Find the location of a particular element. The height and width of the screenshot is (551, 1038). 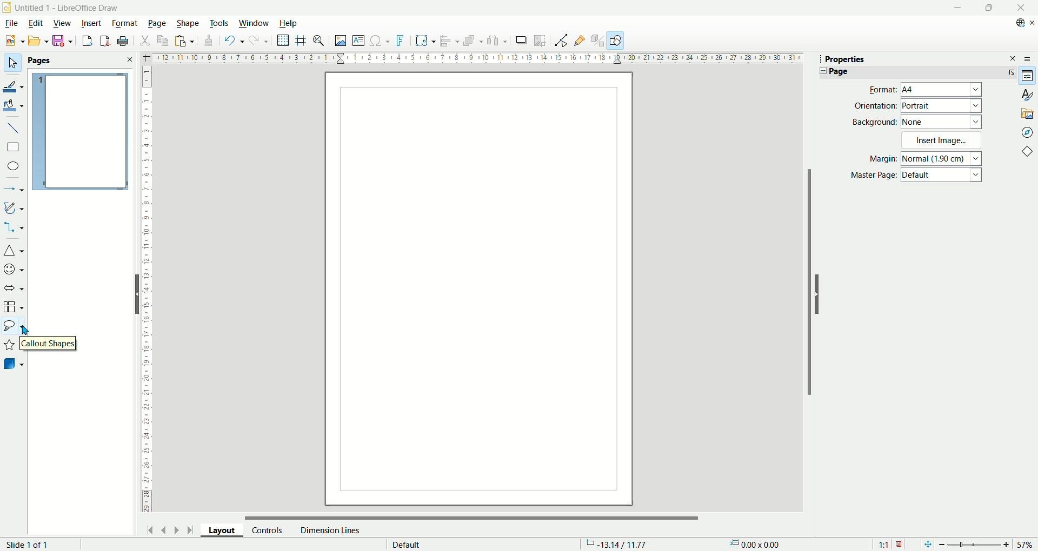

Close sidebar deck is located at coordinates (1013, 58).